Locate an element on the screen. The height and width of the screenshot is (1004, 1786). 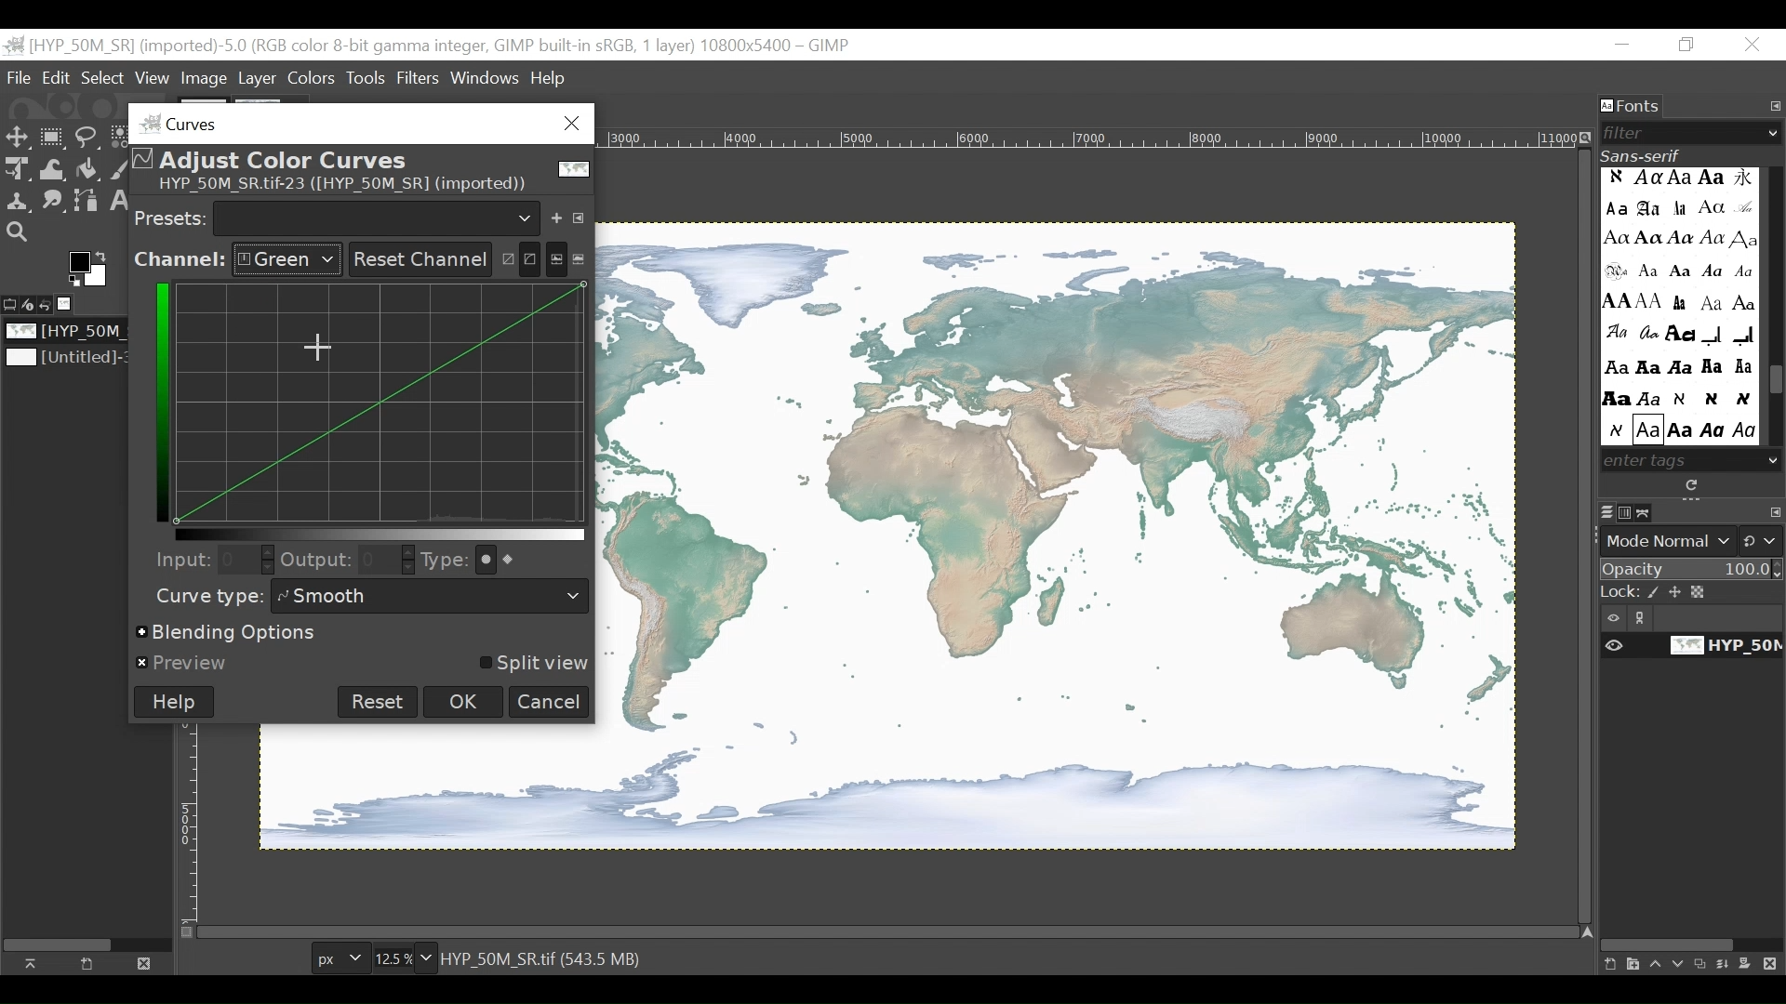
Mode Normal is located at coordinates (1694, 541).